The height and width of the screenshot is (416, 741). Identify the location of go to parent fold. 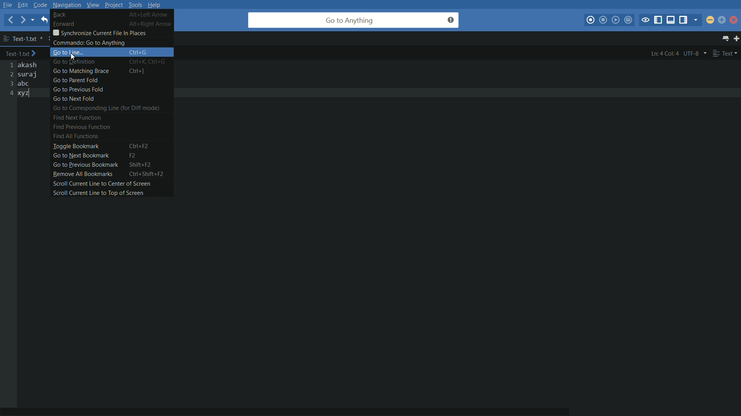
(77, 81).